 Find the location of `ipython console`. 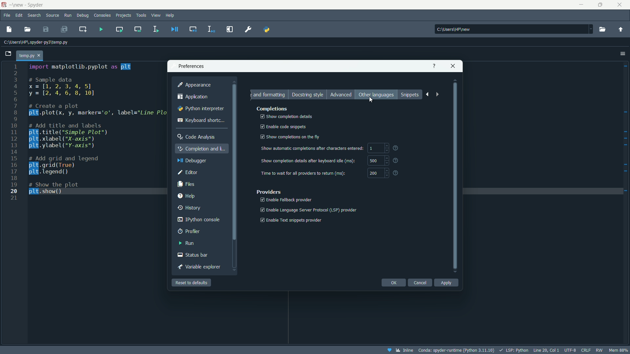

ipython console is located at coordinates (198, 220).